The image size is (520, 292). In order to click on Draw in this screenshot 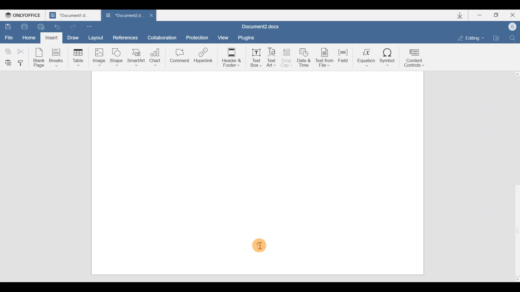, I will do `click(74, 37)`.